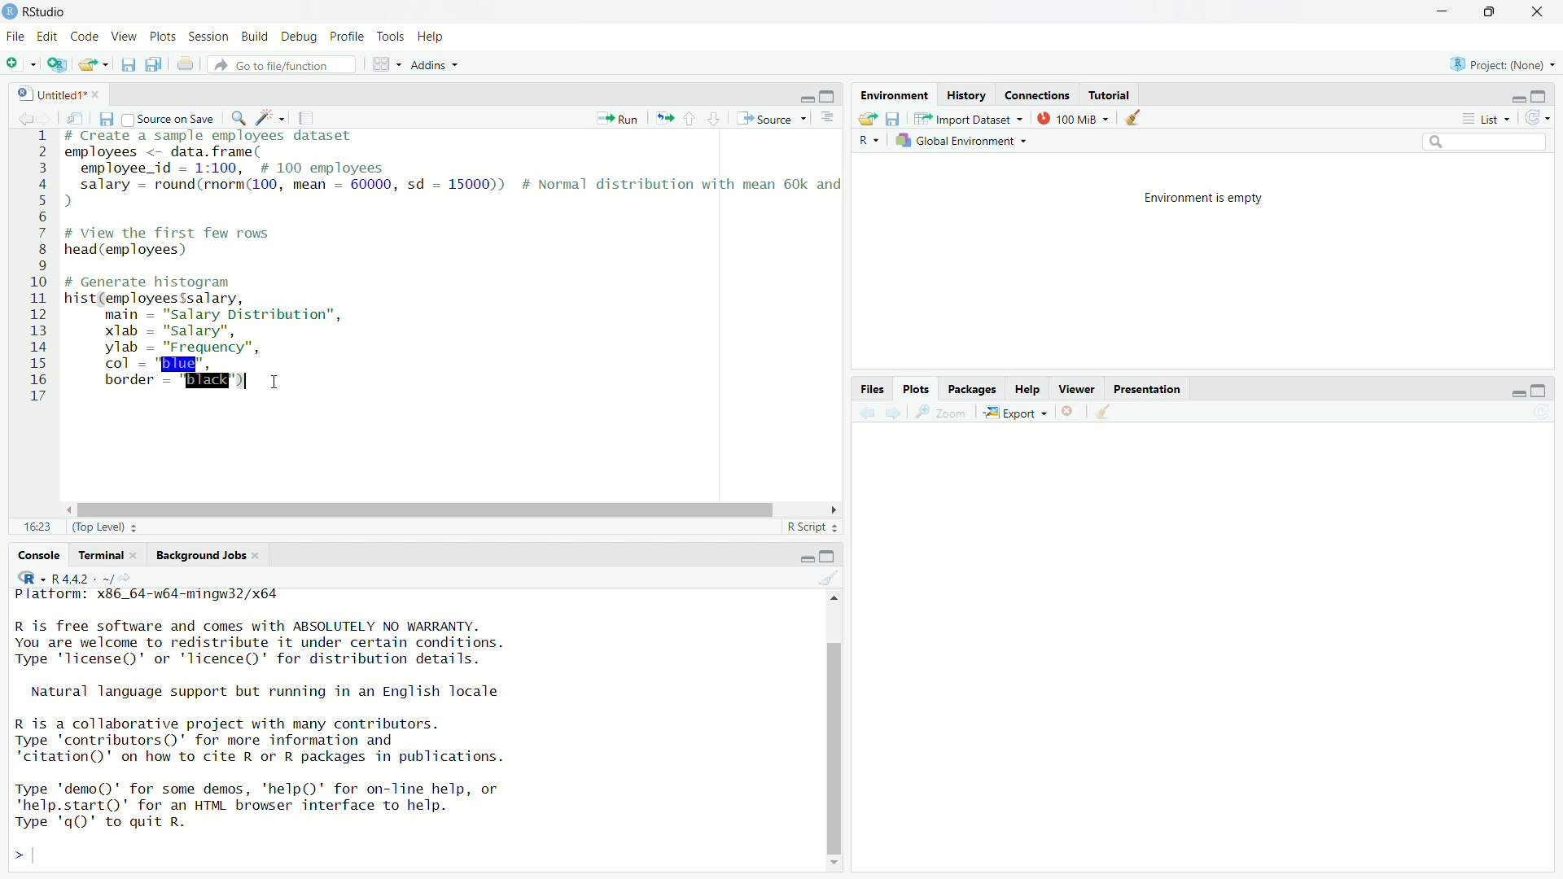  I want to click on Maximise , so click(827, 96).